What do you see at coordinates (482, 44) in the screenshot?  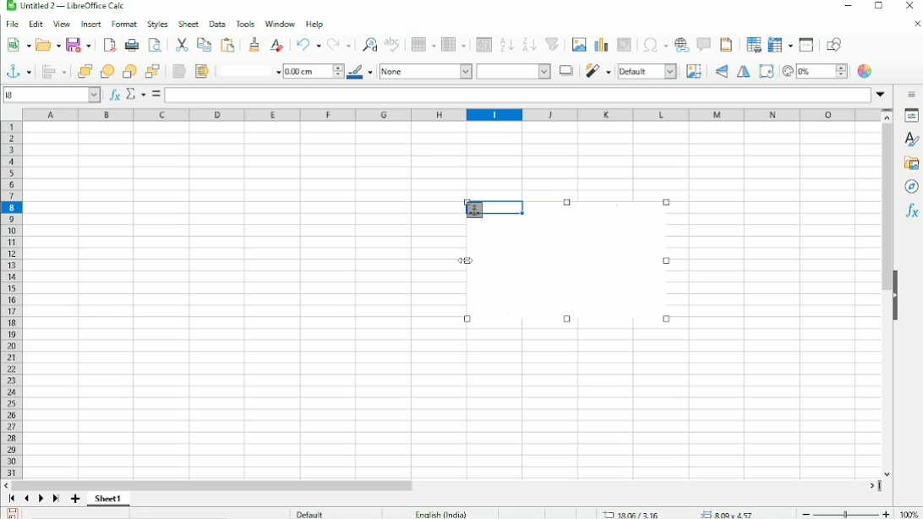 I see `Sort` at bounding box center [482, 44].